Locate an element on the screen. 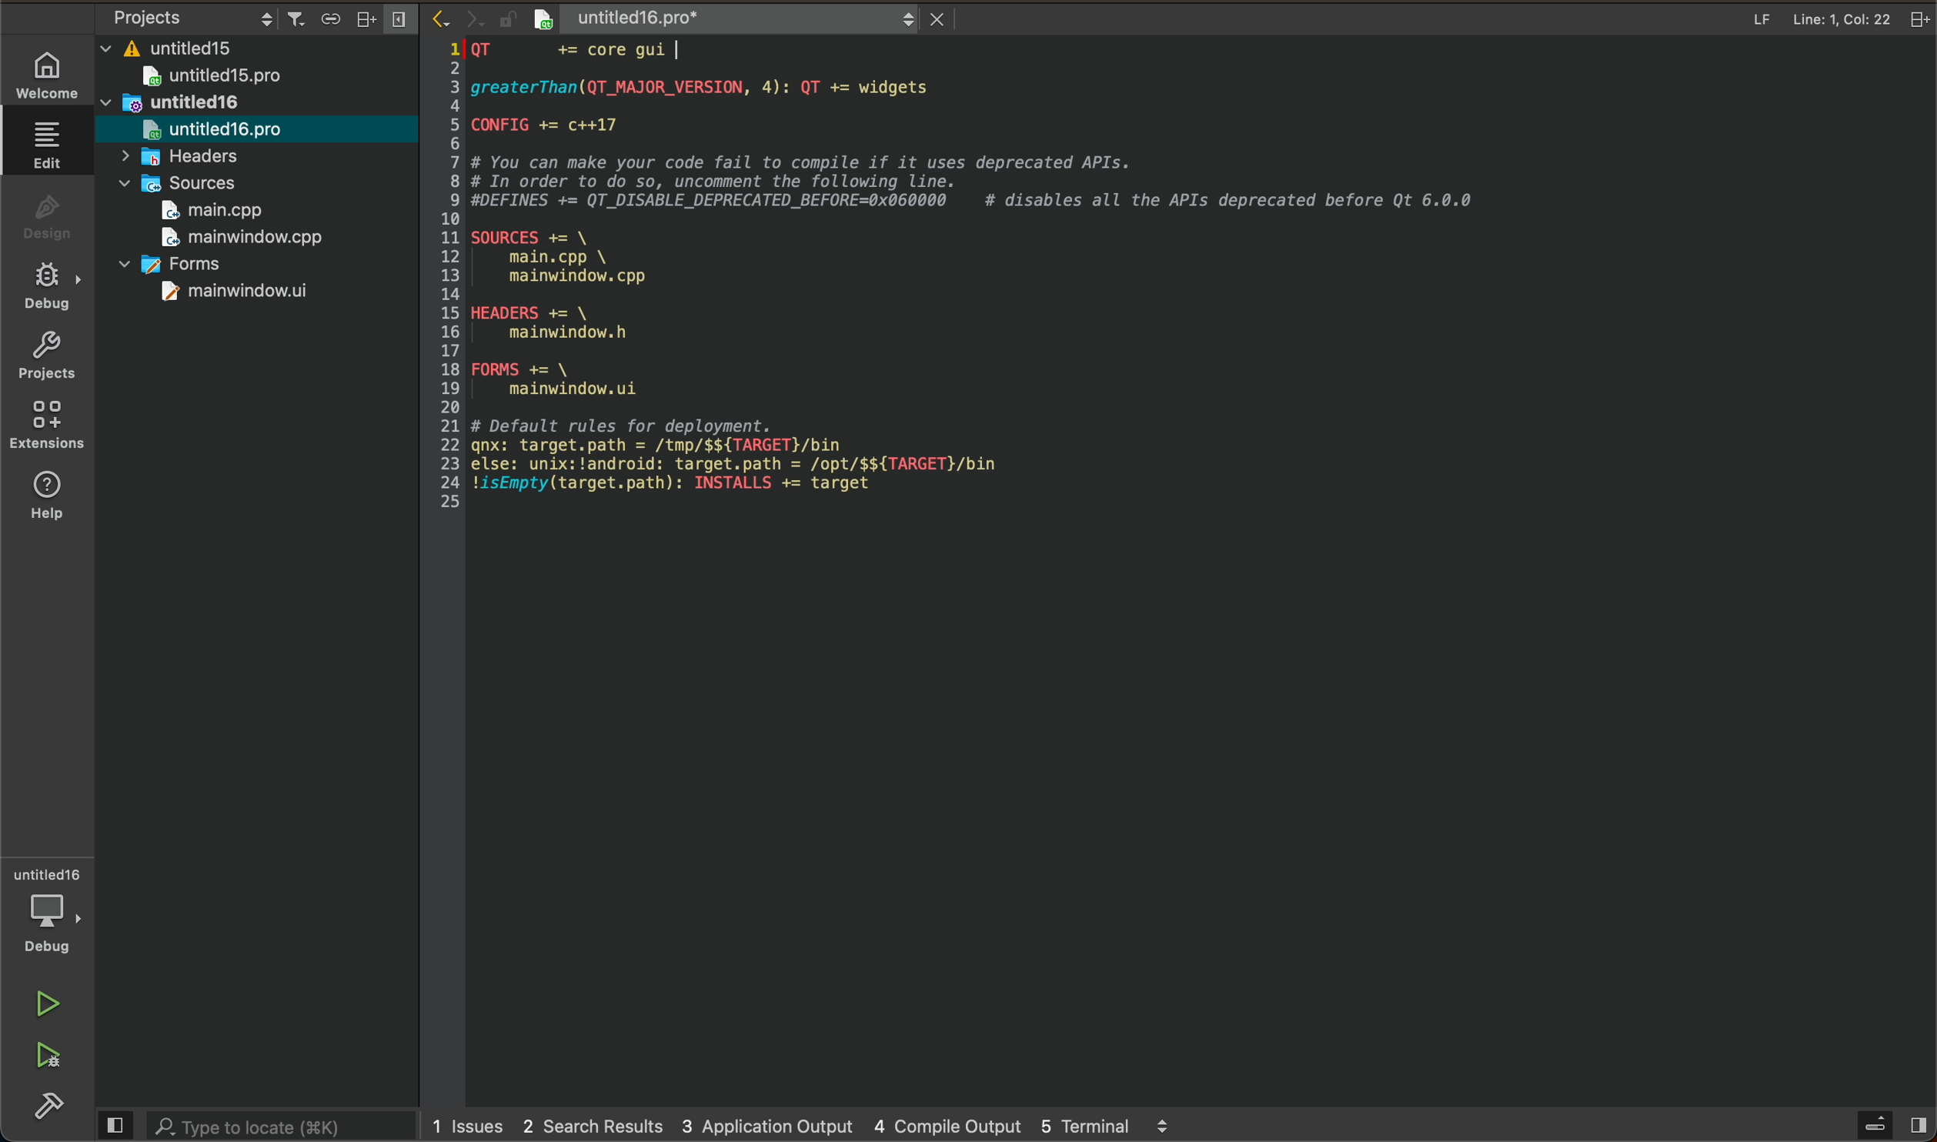  debug is located at coordinates (55, 288).